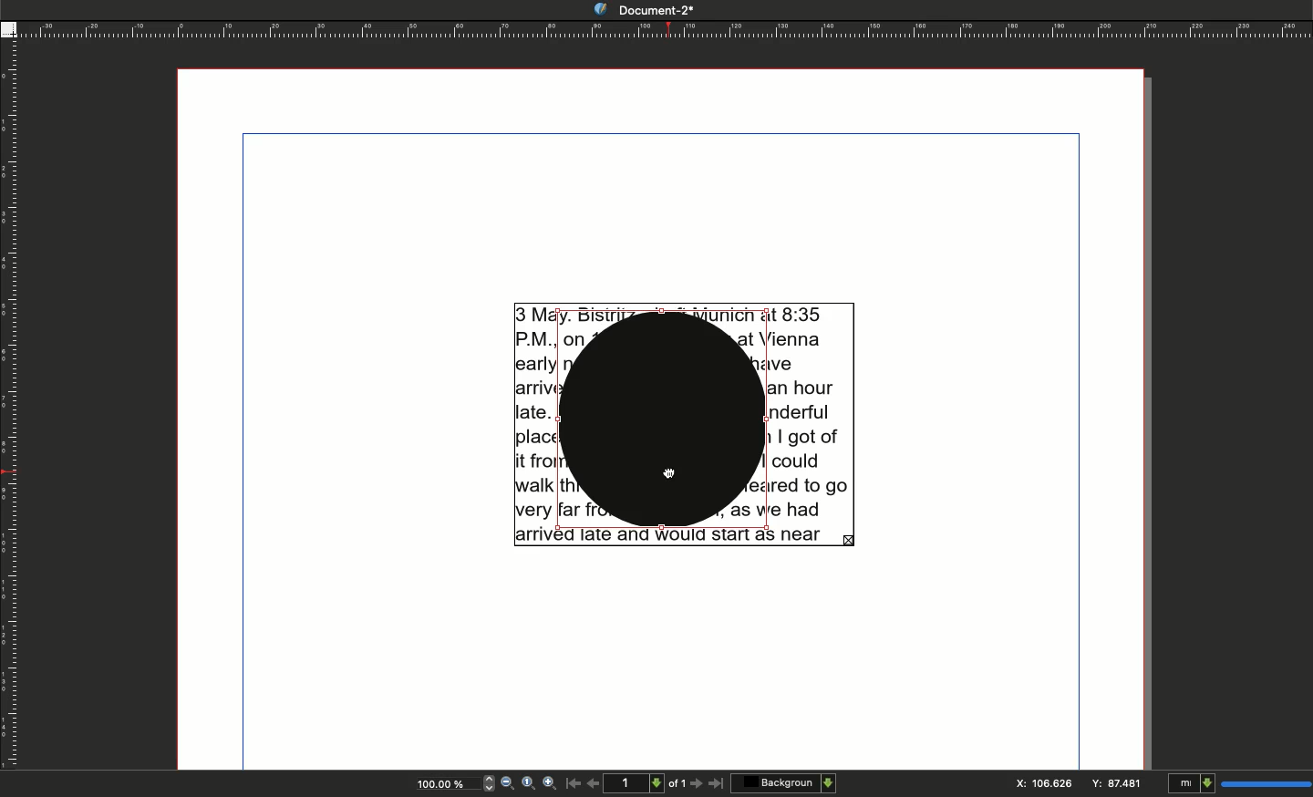  What do you see at coordinates (717, 786) in the screenshot?
I see `Last page` at bounding box center [717, 786].